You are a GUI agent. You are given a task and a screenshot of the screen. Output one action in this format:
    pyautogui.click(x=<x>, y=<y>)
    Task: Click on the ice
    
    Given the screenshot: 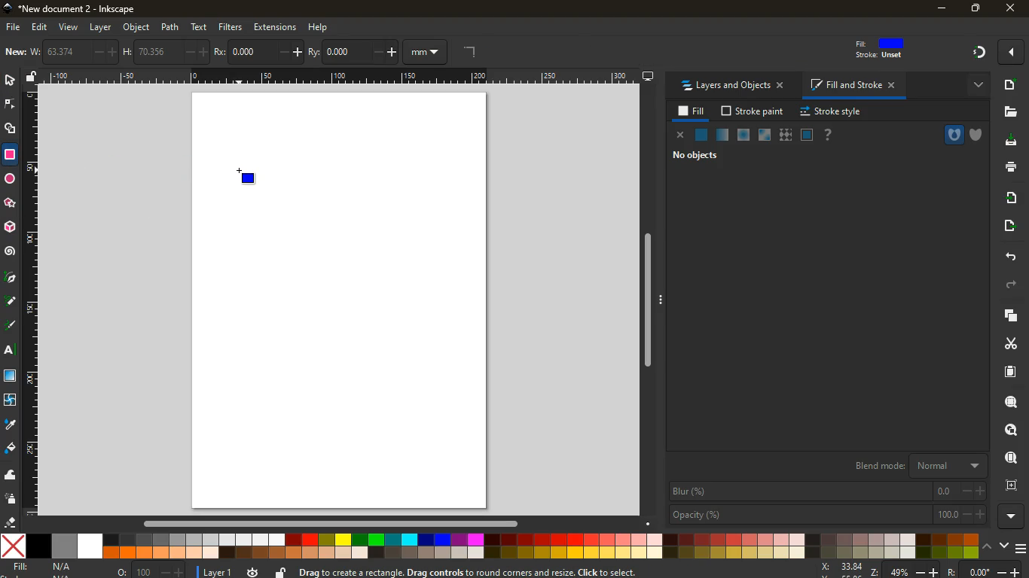 What is the action you would take?
    pyautogui.click(x=744, y=134)
    